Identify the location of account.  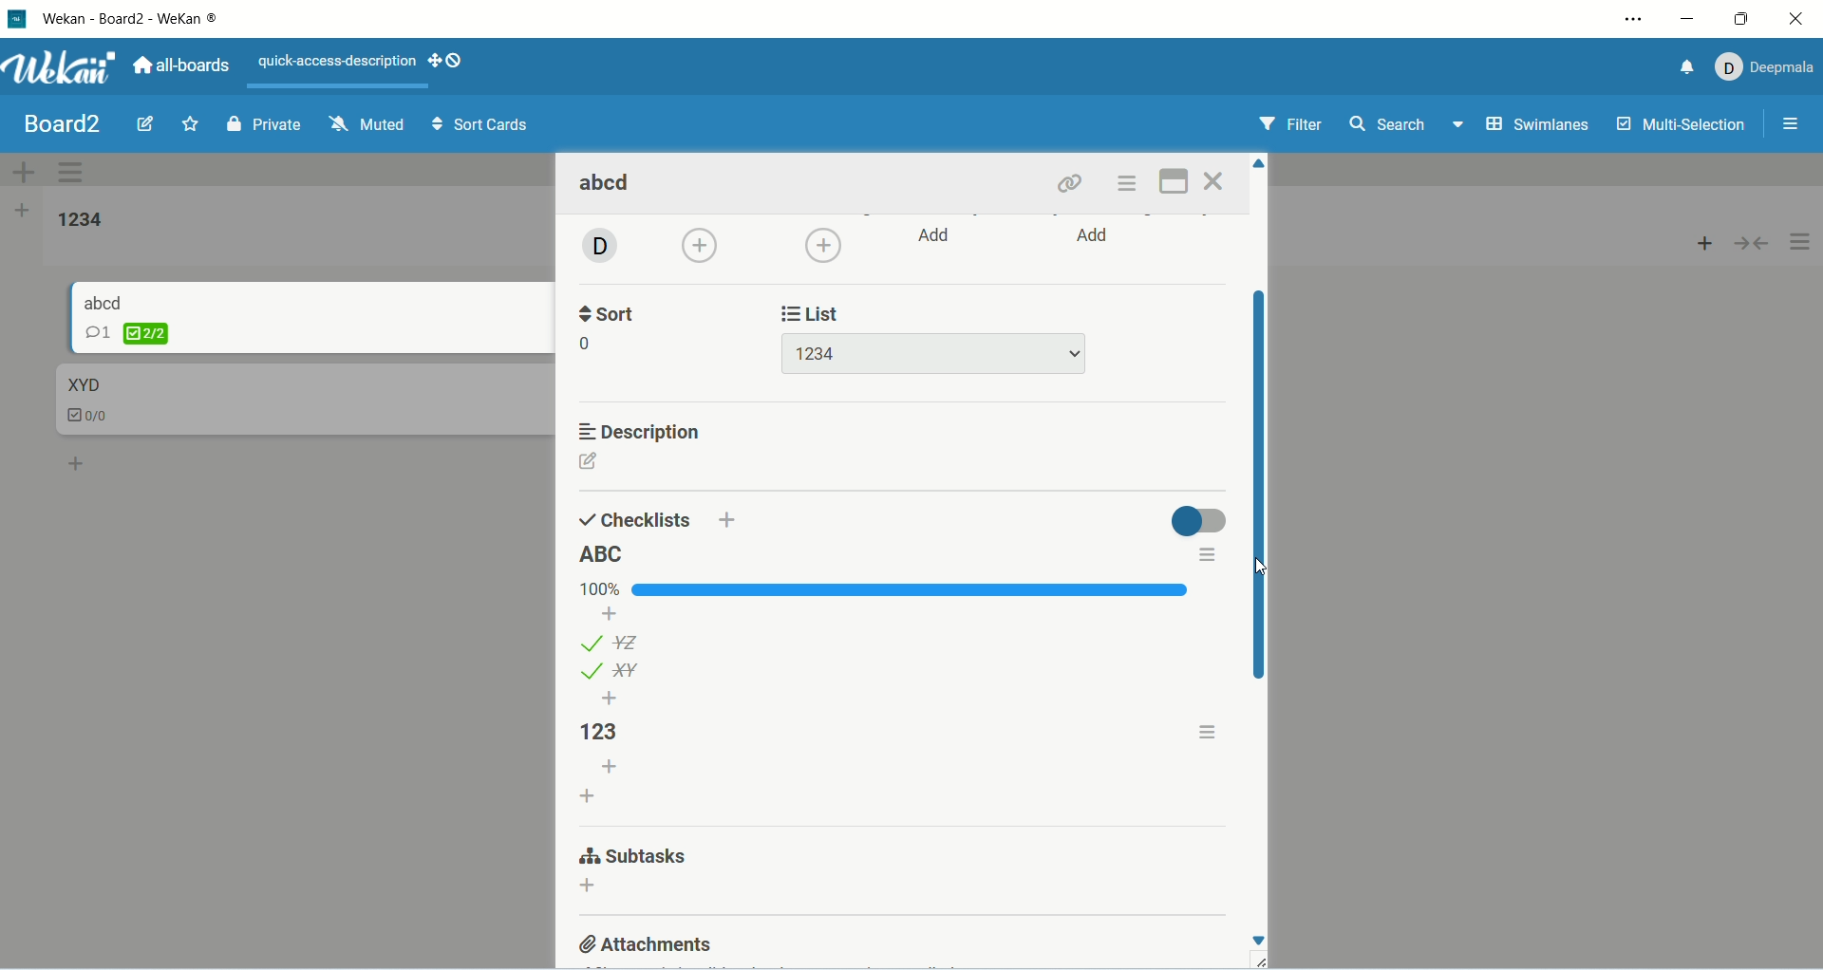
(1765, 67).